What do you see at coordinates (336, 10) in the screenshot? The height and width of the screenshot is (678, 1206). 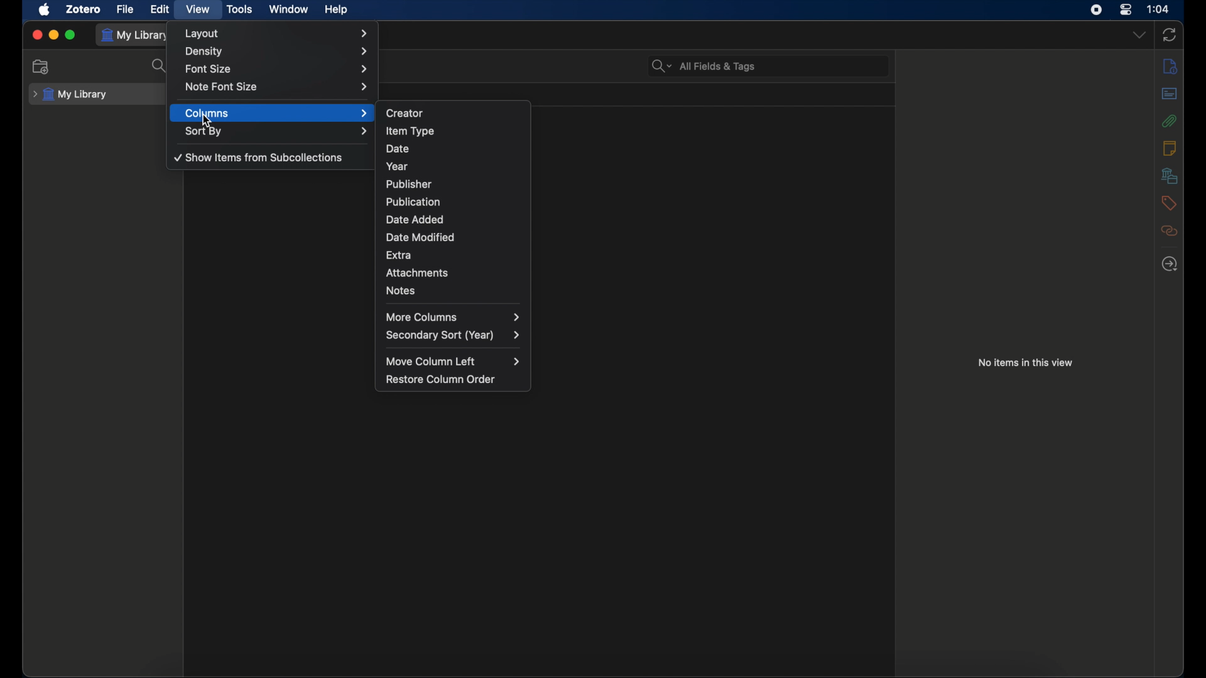 I see `help` at bounding box center [336, 10].